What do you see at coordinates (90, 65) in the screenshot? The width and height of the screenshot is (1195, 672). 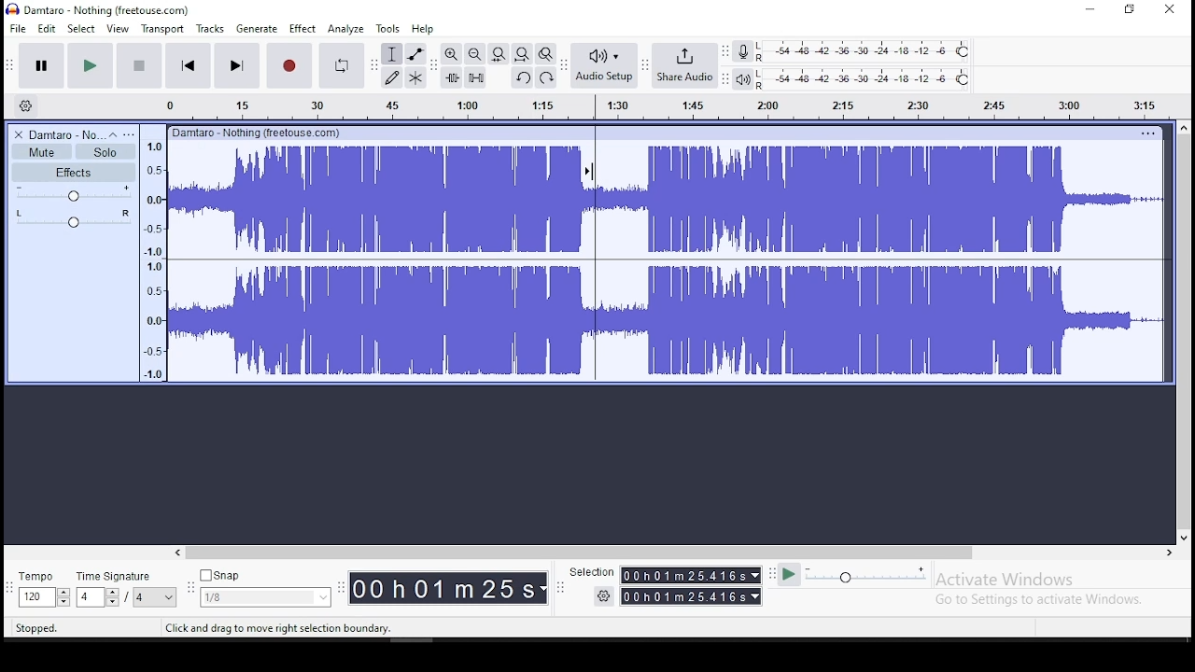 I see `play` at bounding box center [90, 65].